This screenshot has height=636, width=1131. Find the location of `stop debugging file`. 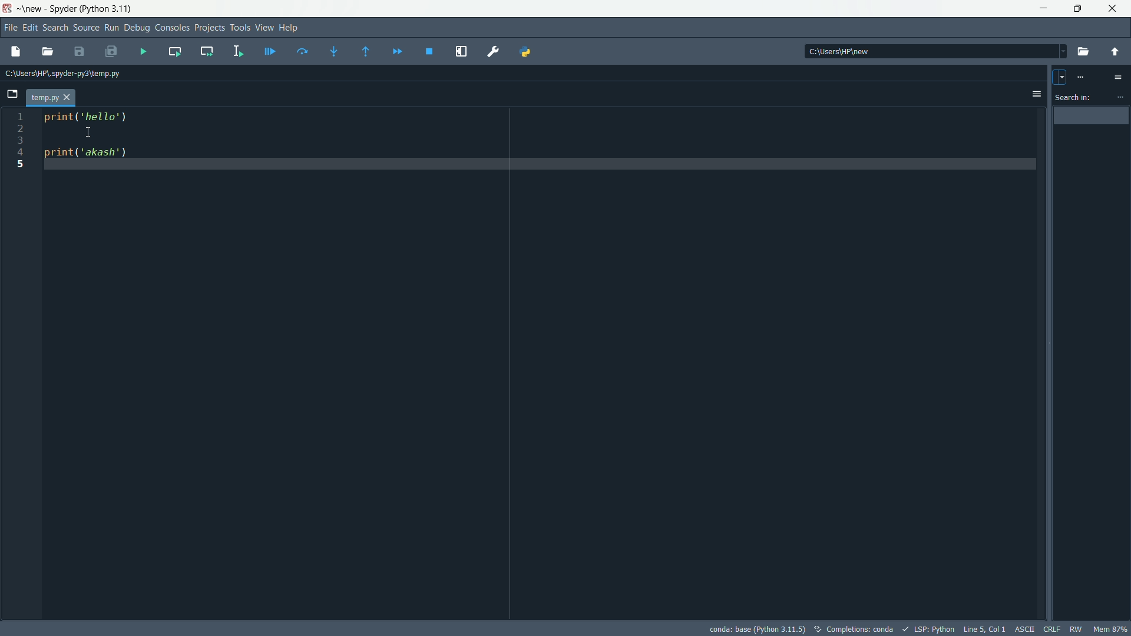

stop debugging file is located at coordinates (429, 53).